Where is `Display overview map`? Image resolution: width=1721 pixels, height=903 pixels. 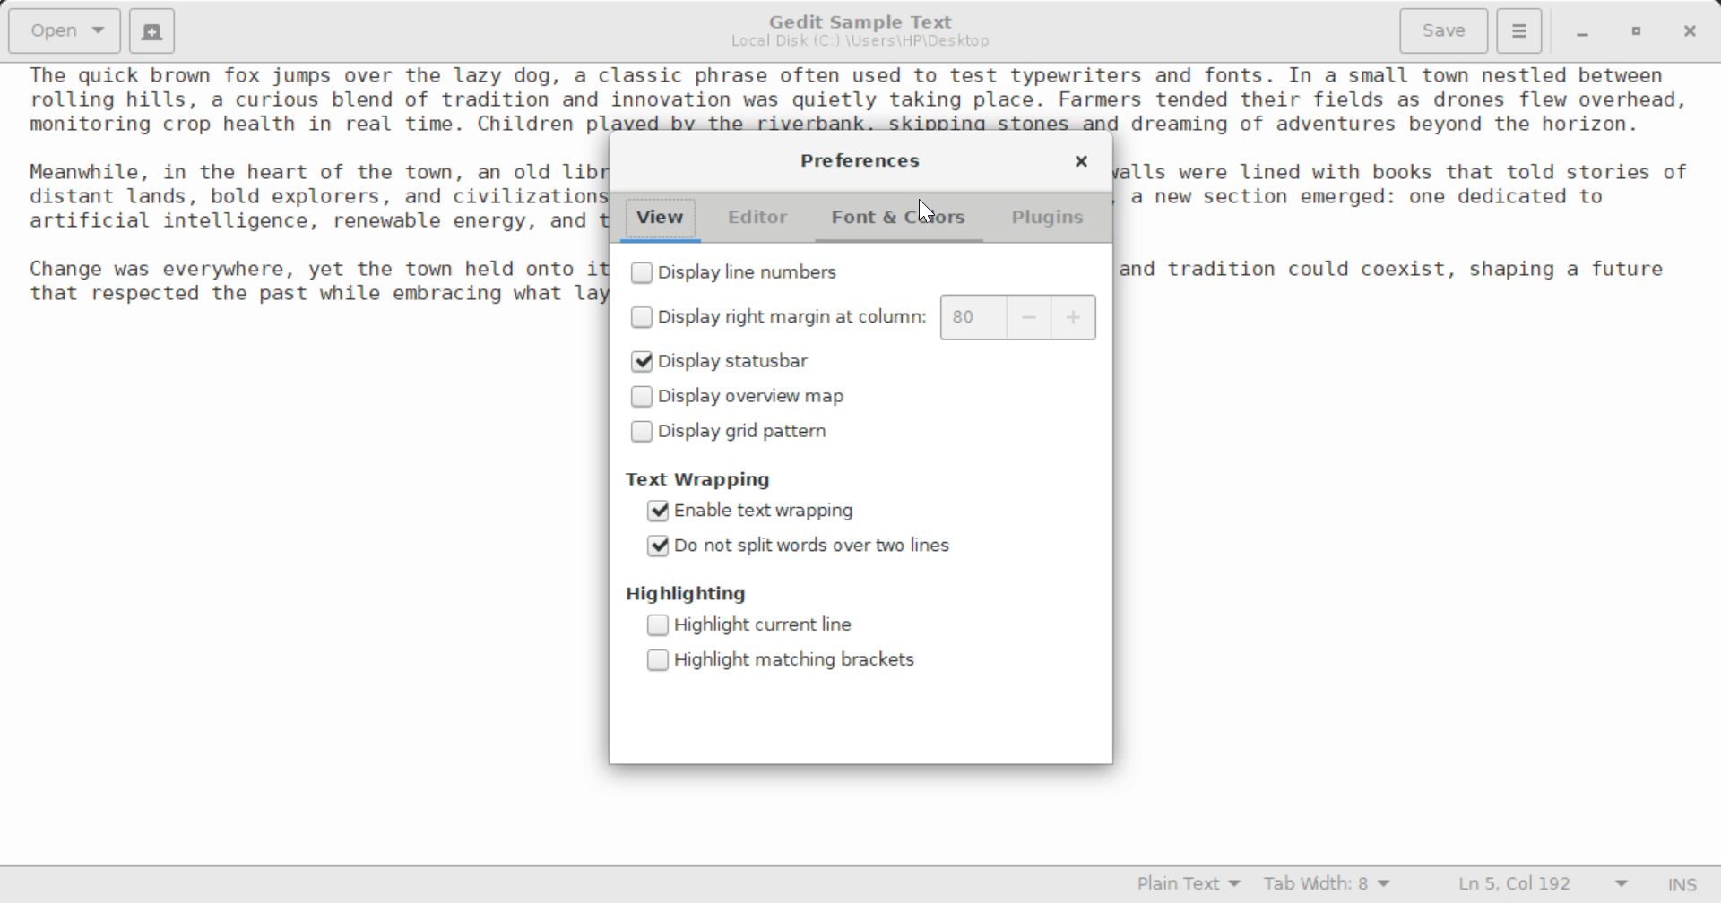
Display overview map is located at coordinates (748, 398).